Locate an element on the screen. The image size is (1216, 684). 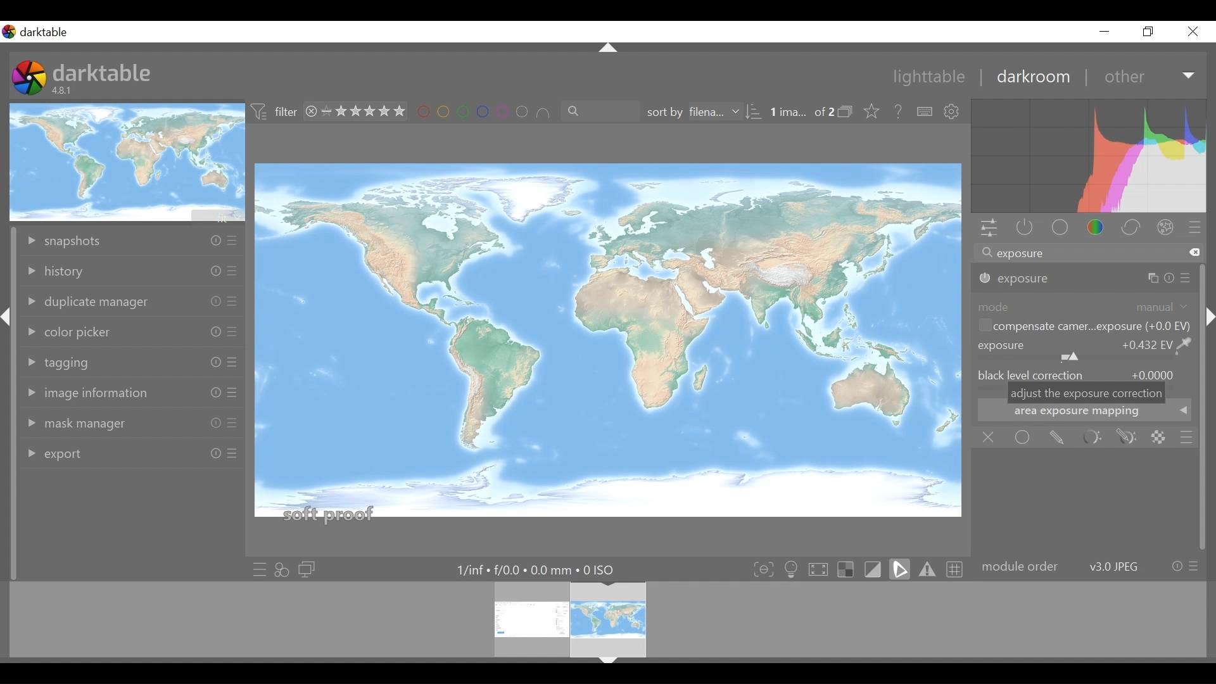
toggle clipping indication is located at coordinates (875, 569).